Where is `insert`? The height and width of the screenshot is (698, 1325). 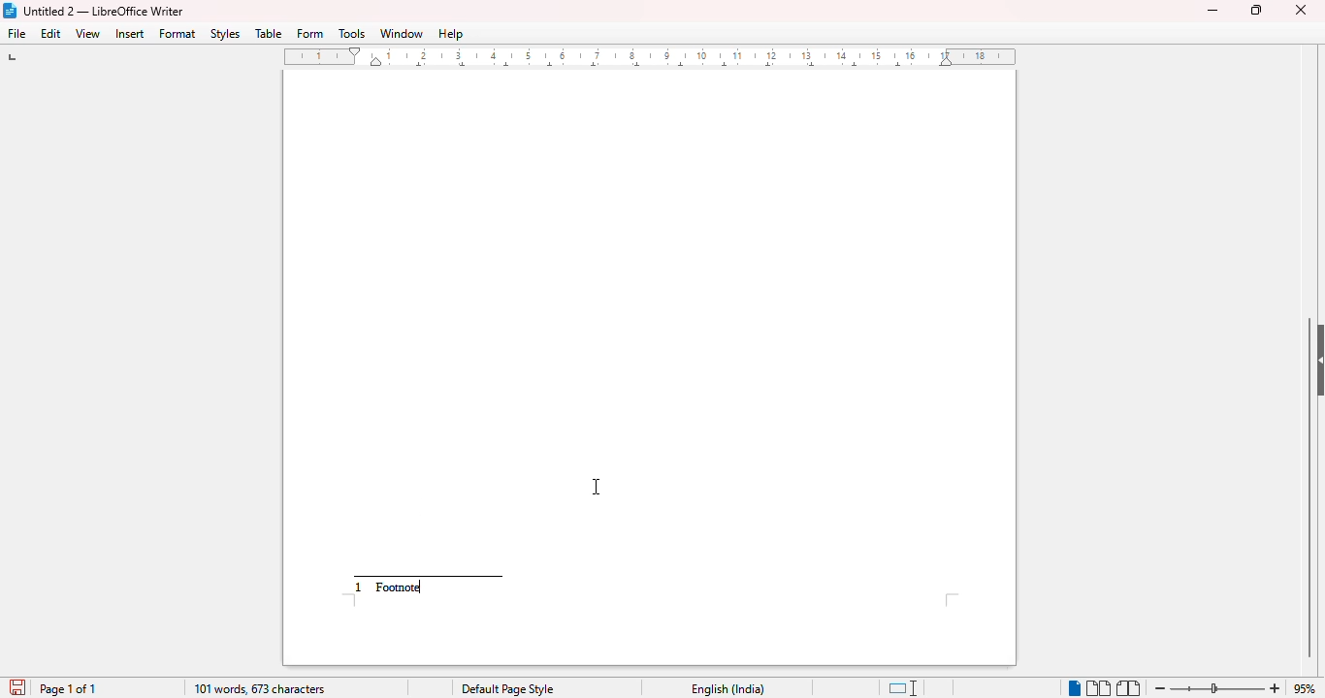 insert is located at coordinates (130, 33).